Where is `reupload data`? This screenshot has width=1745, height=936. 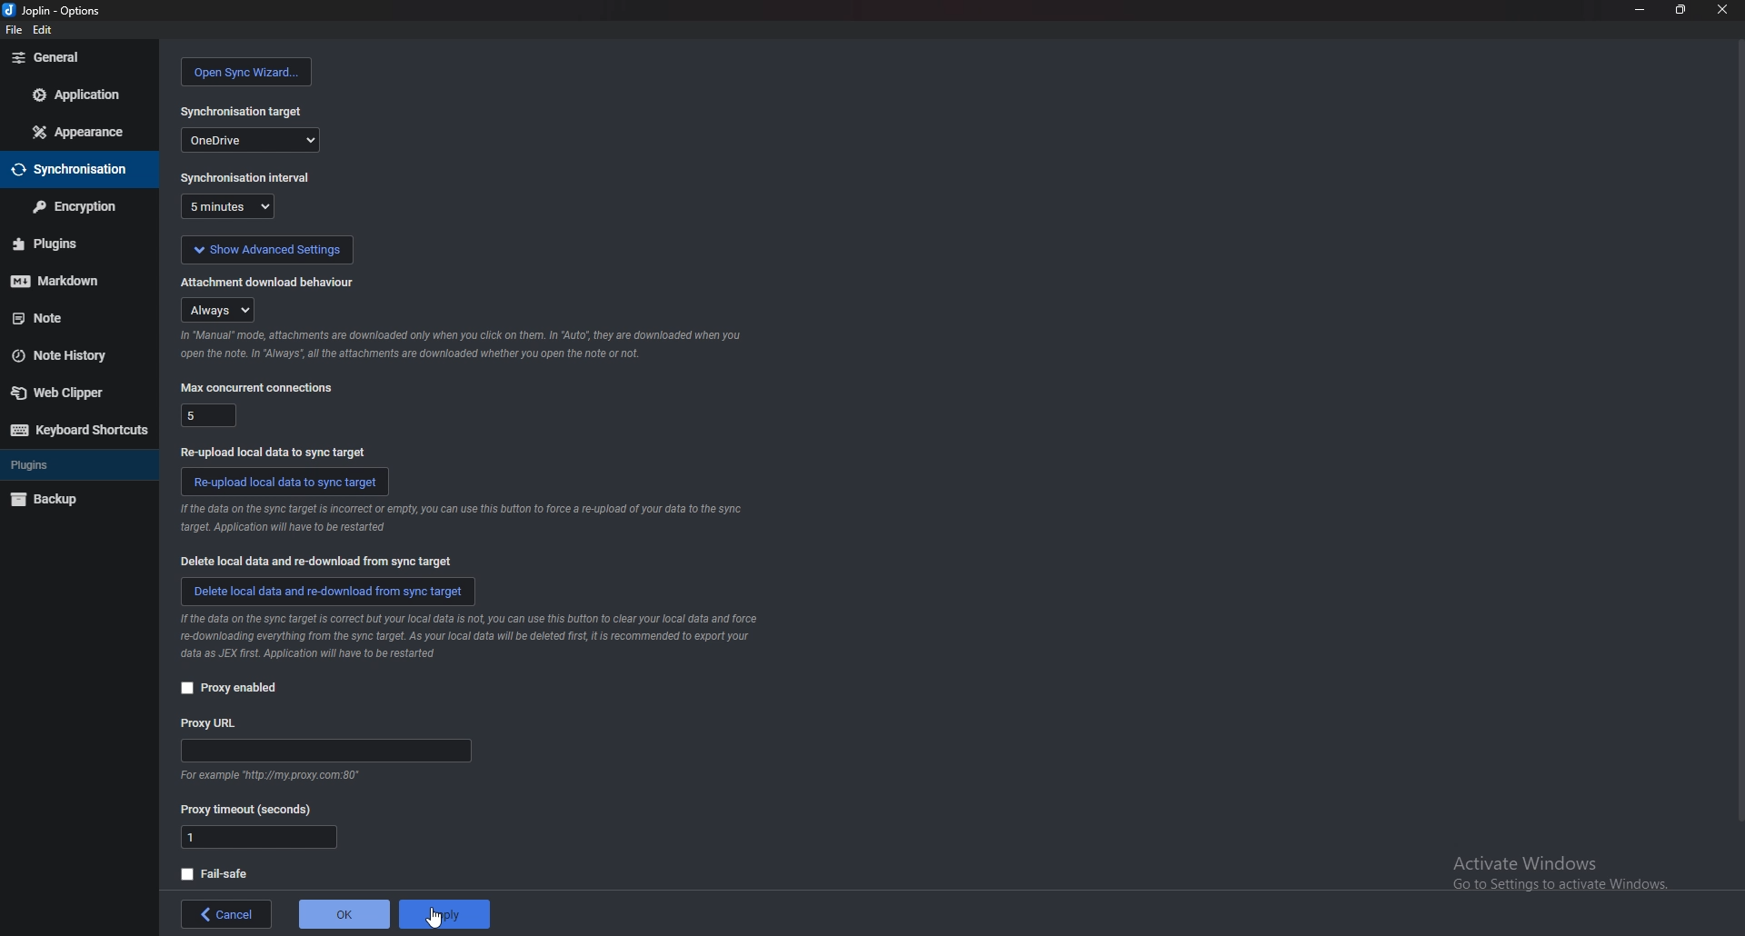
reupload data is located at coordinates (284, 482).